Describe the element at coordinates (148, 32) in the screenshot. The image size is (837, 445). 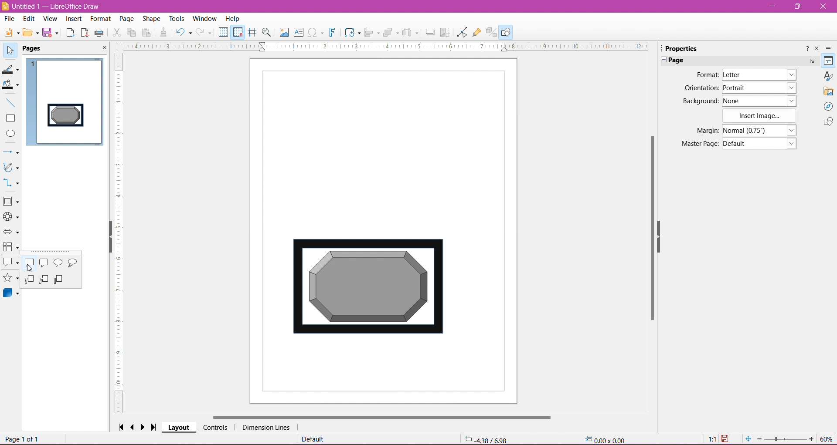
I see `Paste` at that location.